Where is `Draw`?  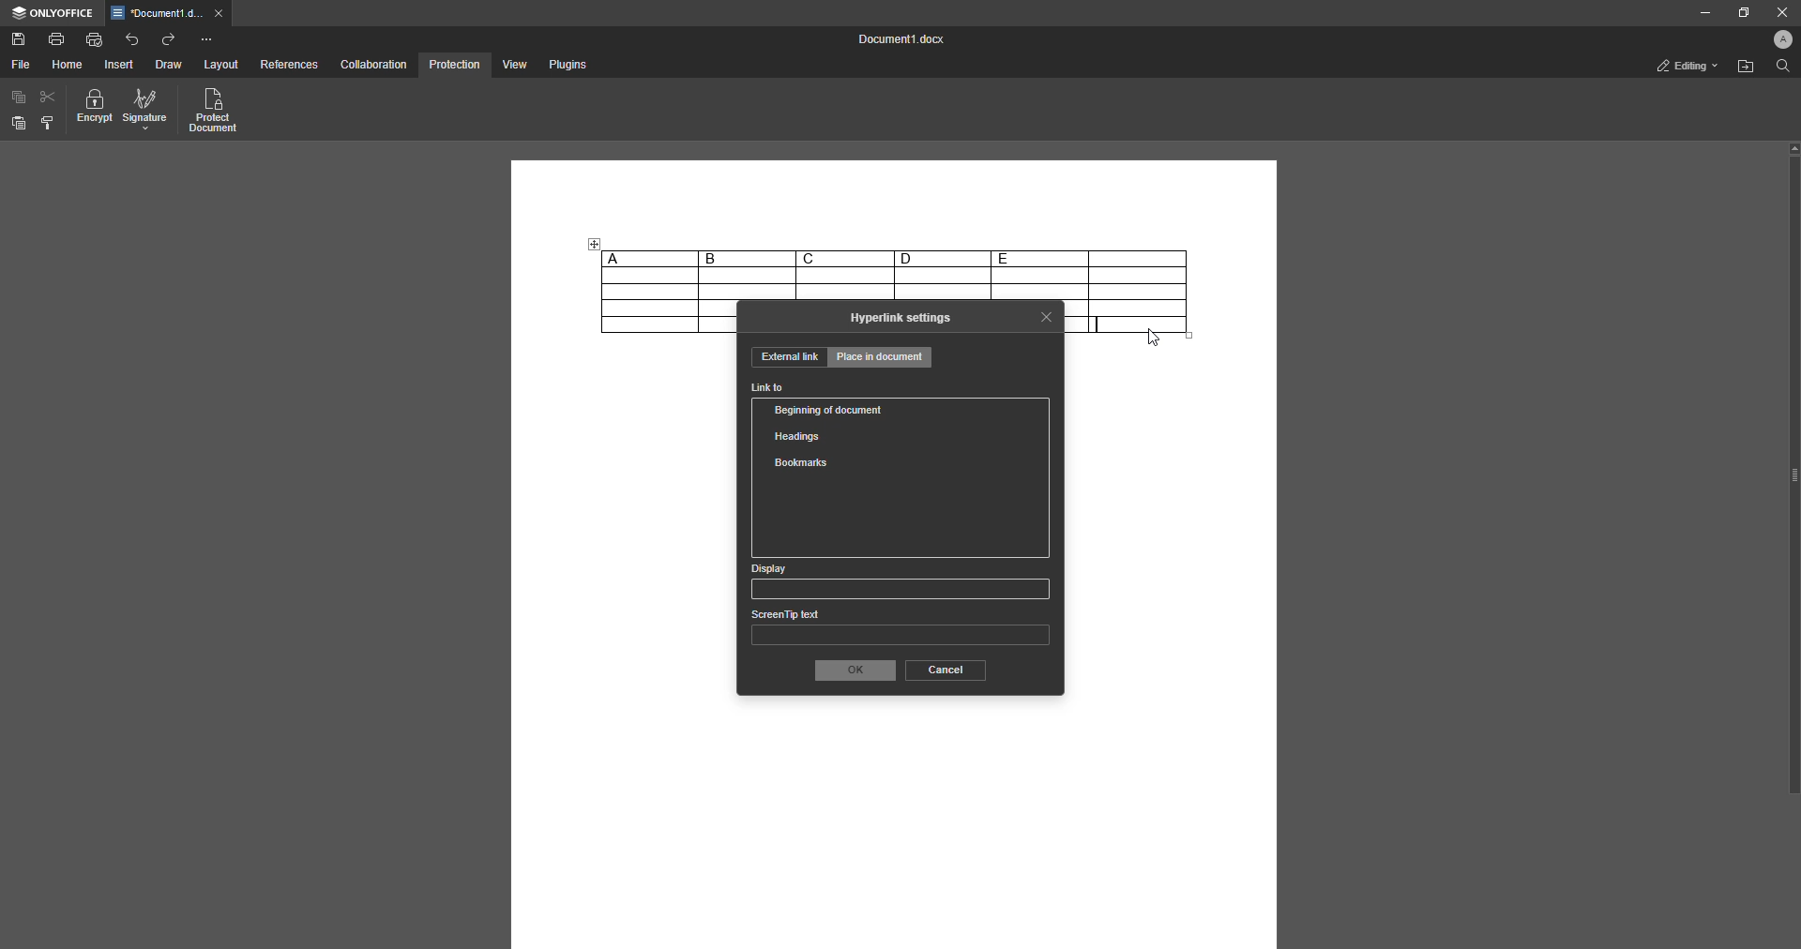
Draw is located at coordinates (168, 66).